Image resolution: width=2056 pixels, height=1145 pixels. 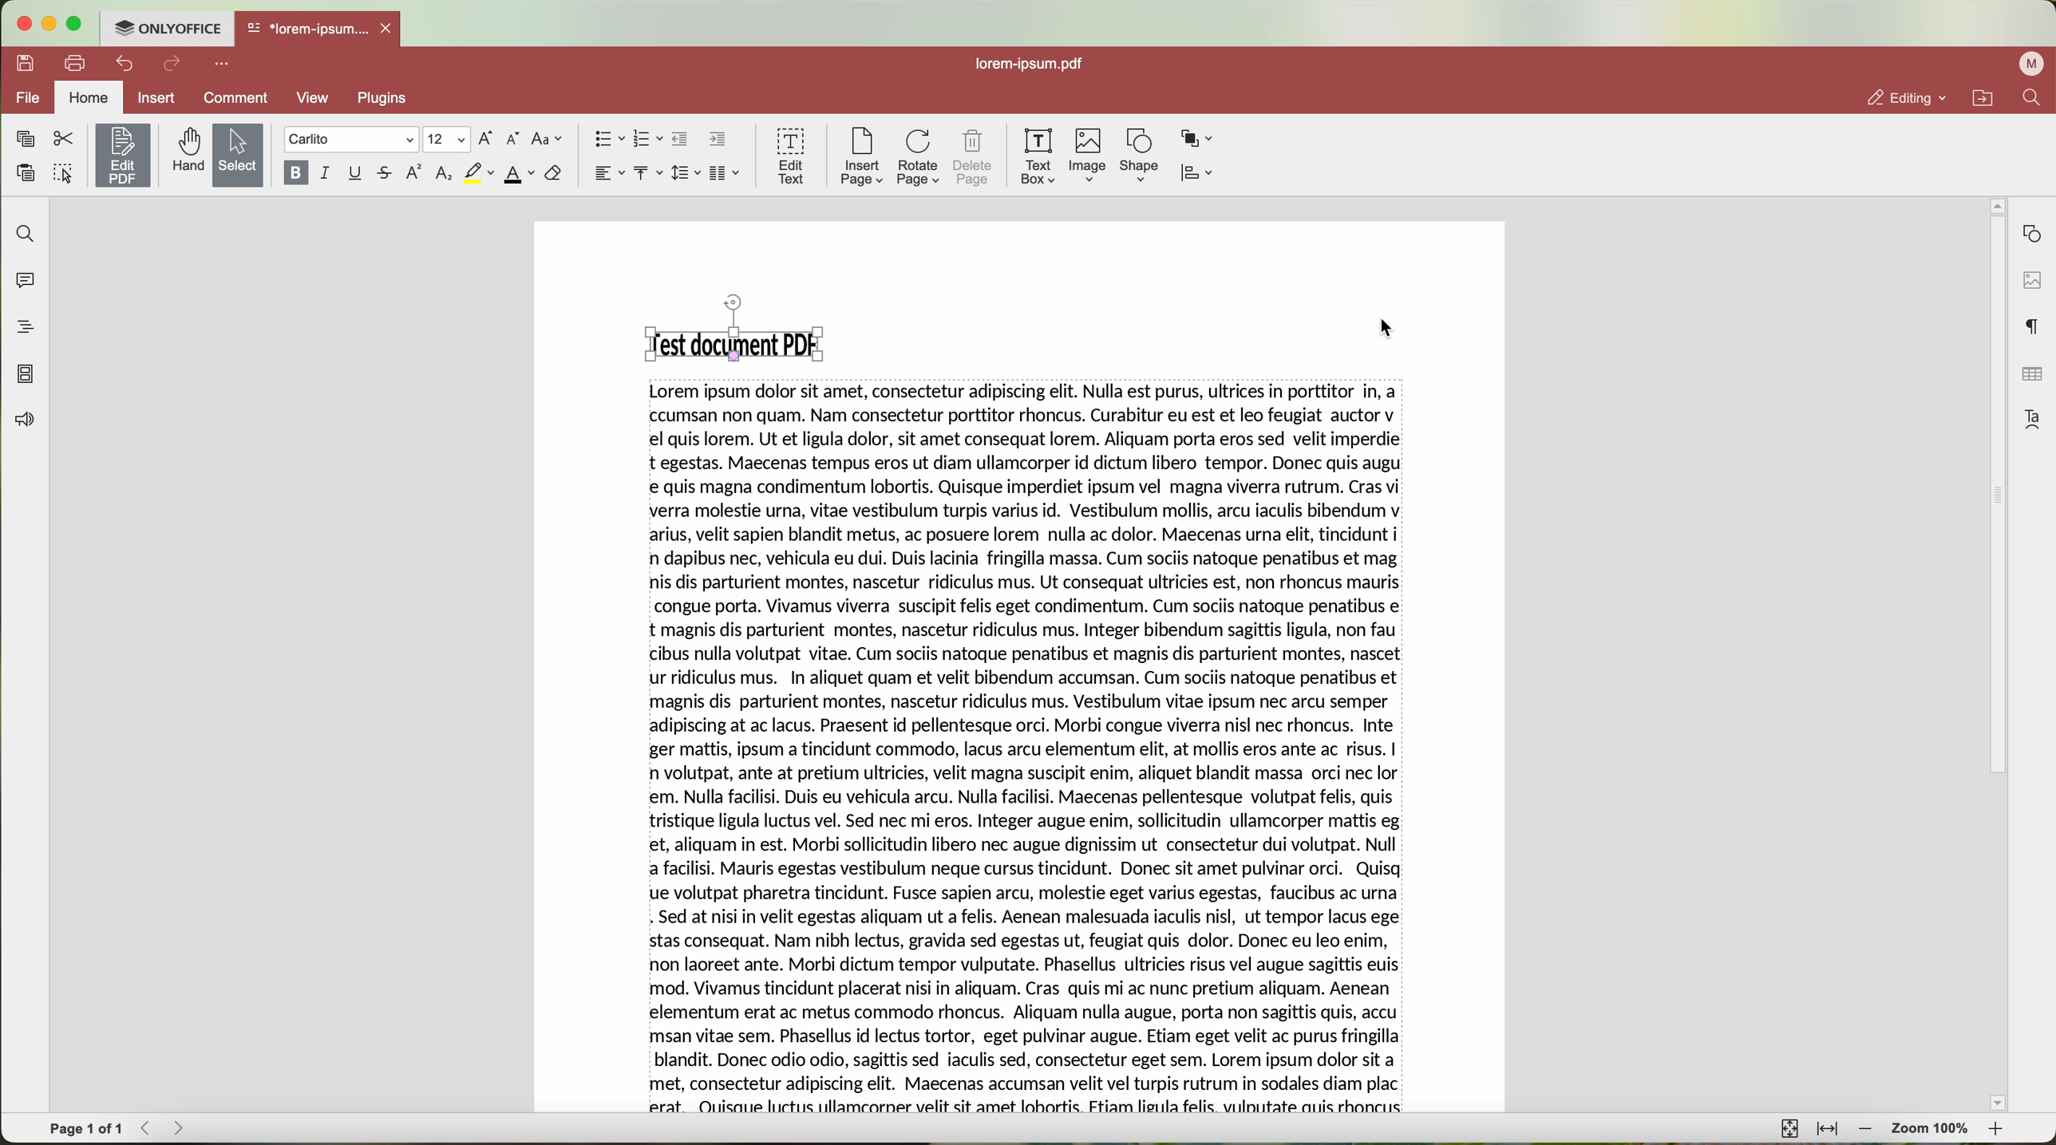 I want to click on Insert, so click(x=156, y=97).